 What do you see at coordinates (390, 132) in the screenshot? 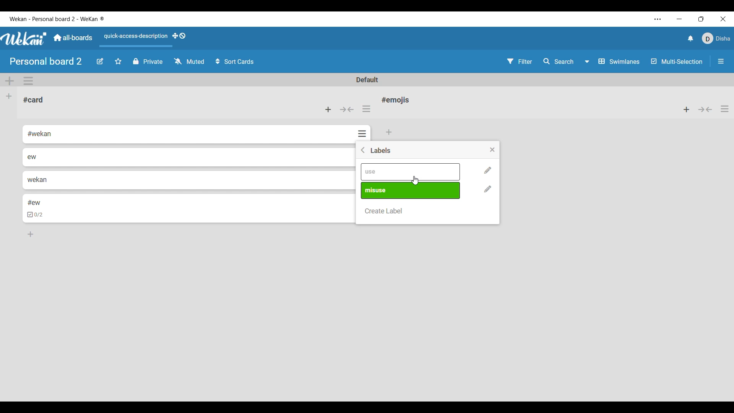
I see `Add card to bottom of list` at bounding box center [390, 132].